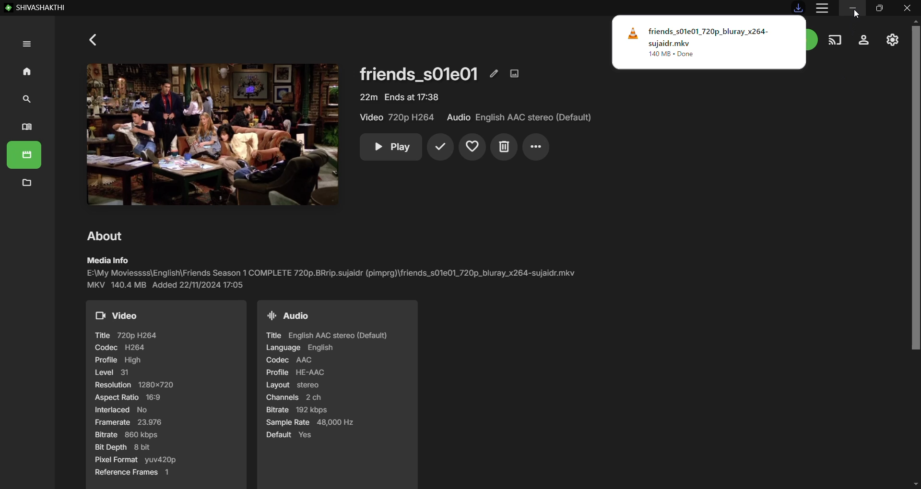  What do you see at coordinates (879, 8) in the screenshot?
I see `Restore Down` at bounding box center [879, 8].